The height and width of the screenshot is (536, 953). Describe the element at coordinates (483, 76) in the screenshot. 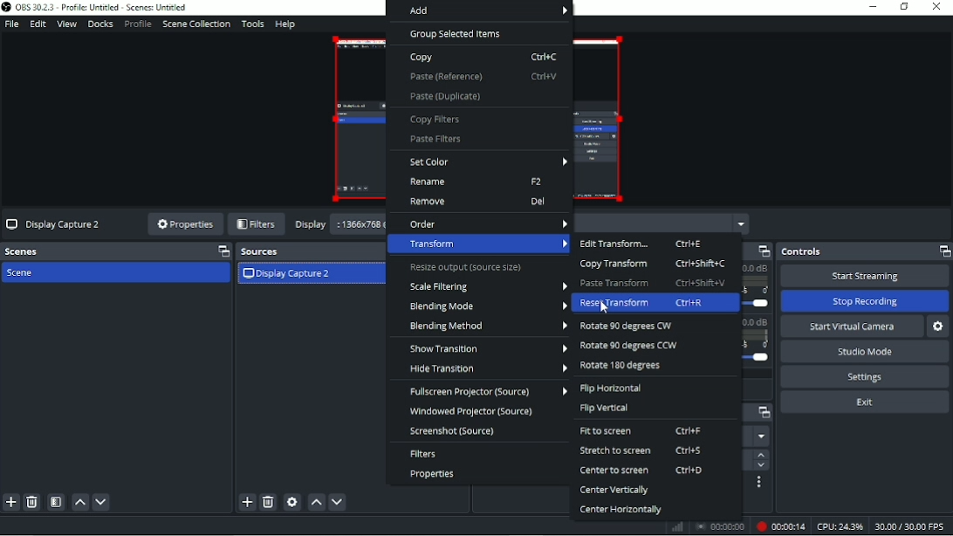

I see `Paste (Reference)` at that location.